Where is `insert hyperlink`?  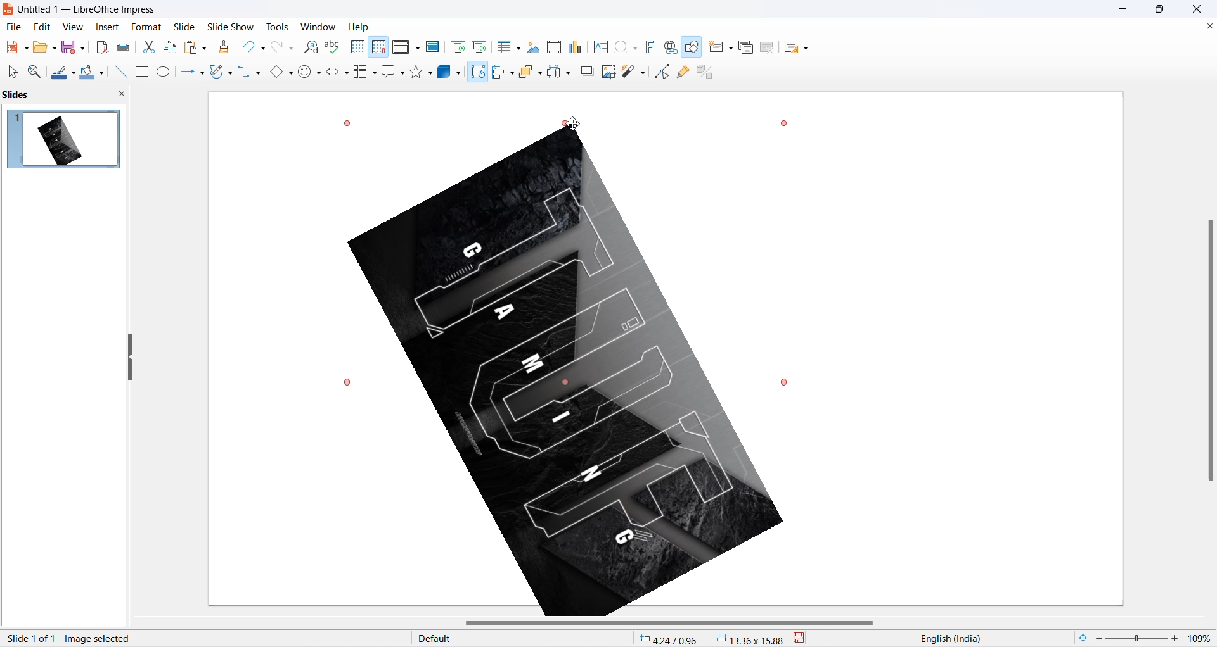 insert hyperlink is located at coordinates (672, 48).